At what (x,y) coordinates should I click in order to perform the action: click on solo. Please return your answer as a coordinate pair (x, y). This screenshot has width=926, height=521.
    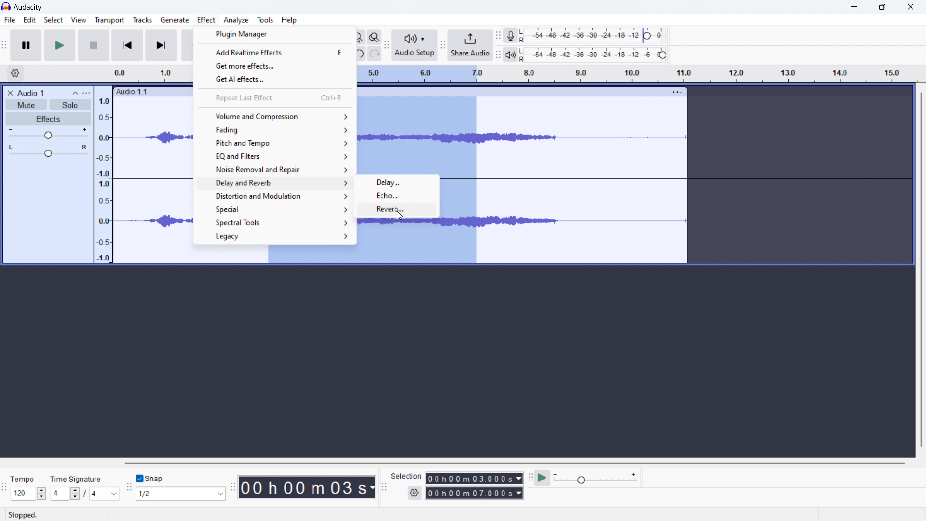
    Looking at the image, I should click on (68, 105).